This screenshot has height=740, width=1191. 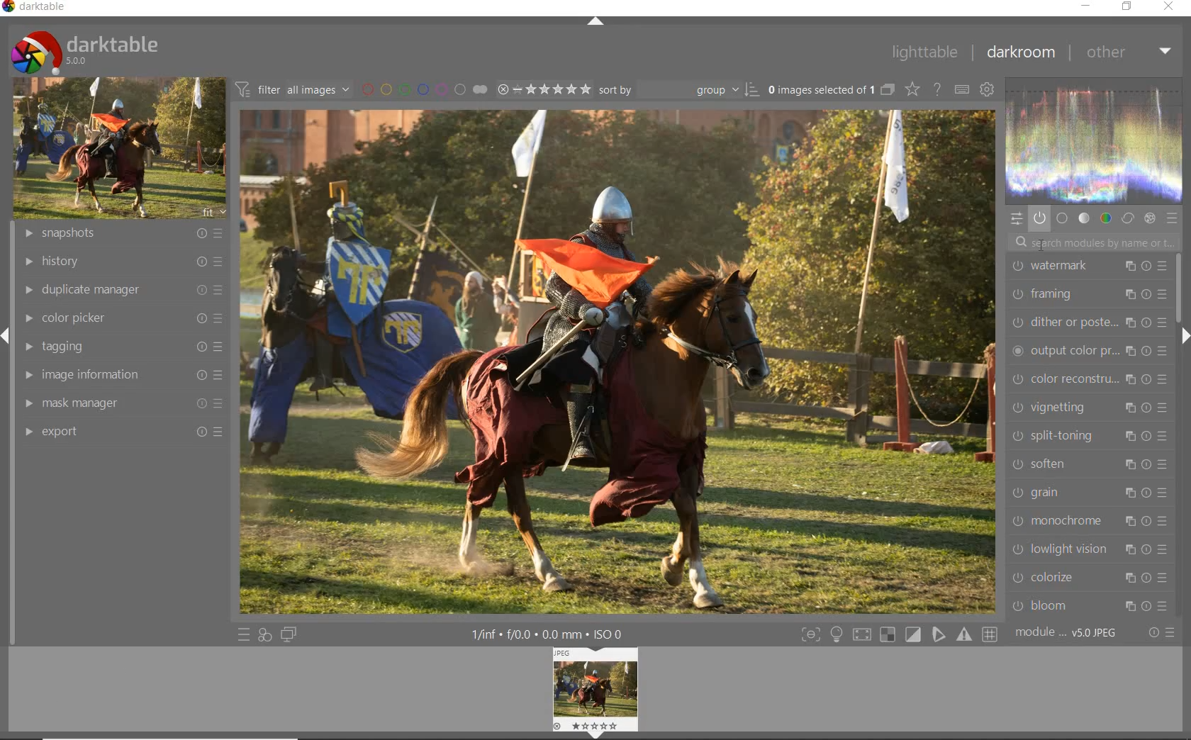 What do you see at coordinates (1014, 218) in the screenshot?
I see `quick access panel` at bounding box center [1014, 218].